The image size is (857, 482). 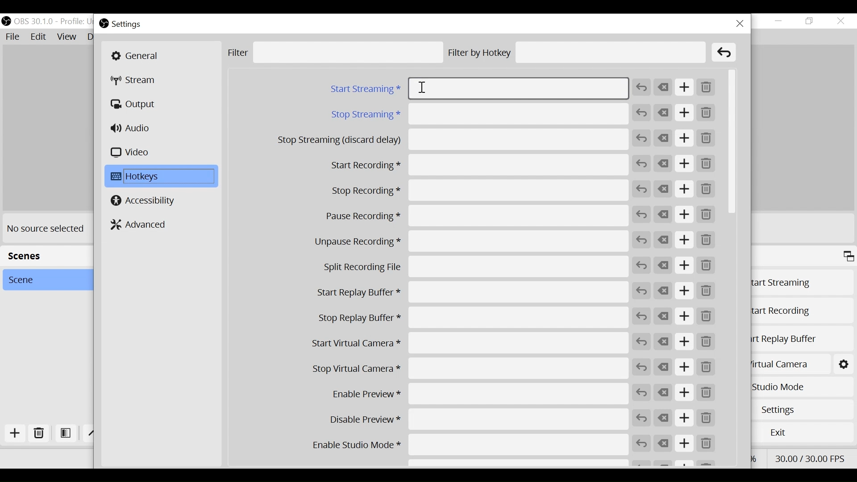 What do you see at coordinates (809, 457) in the screenshot?
I see `Frame Per Second` at bounding box center [809, 457].